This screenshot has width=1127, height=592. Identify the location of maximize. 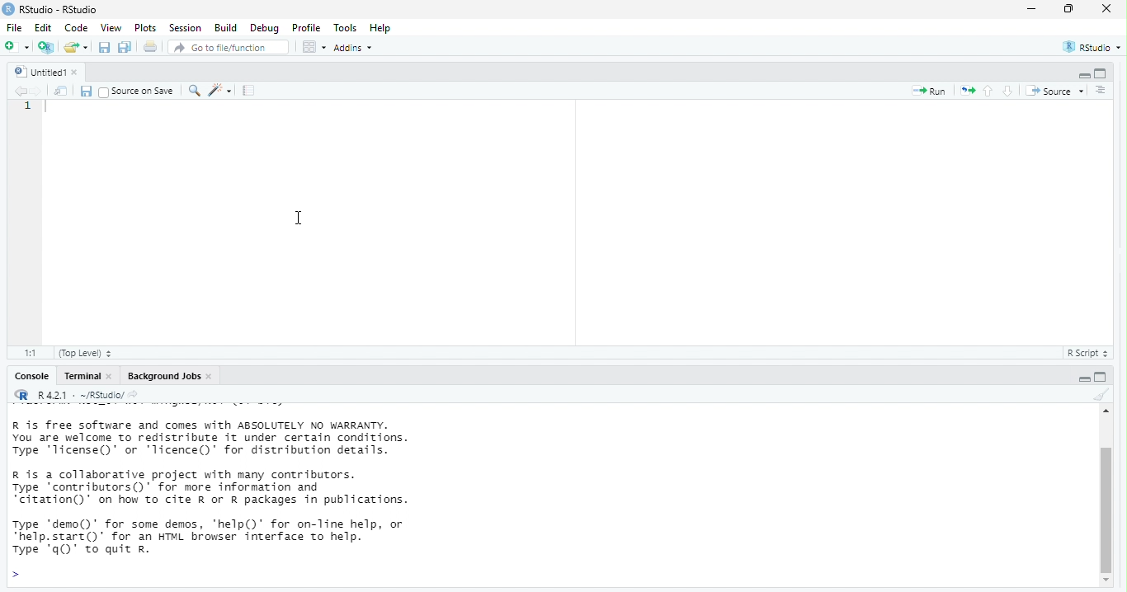
(1107, 71).